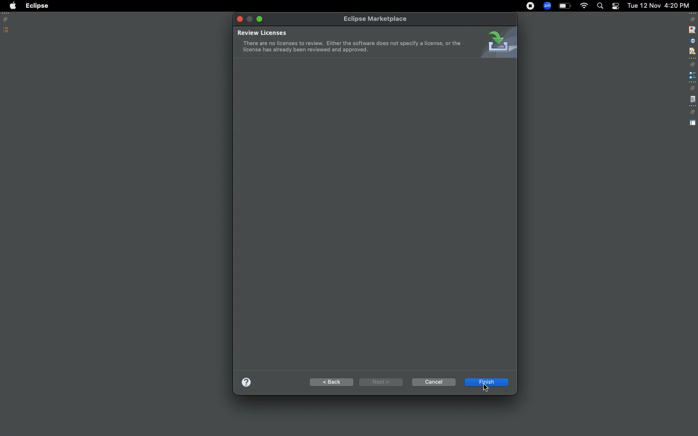  What do you see at coordinates (584, 7) in the screenshot?
I see `Internet` at bounding box center [584, 7].